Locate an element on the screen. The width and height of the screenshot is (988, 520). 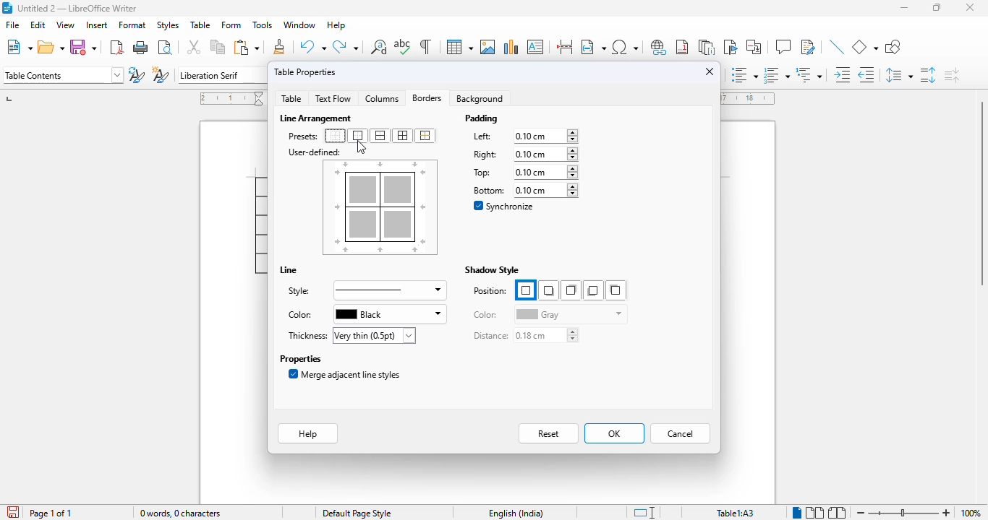
insert text box is located at coordinates (535, 47).